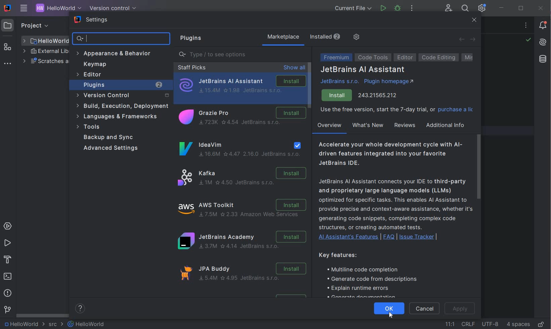  What do you see at coordinates (117, 53) in the screenshot?
I see `appearance & behavior` at bounding box center [117, 53].